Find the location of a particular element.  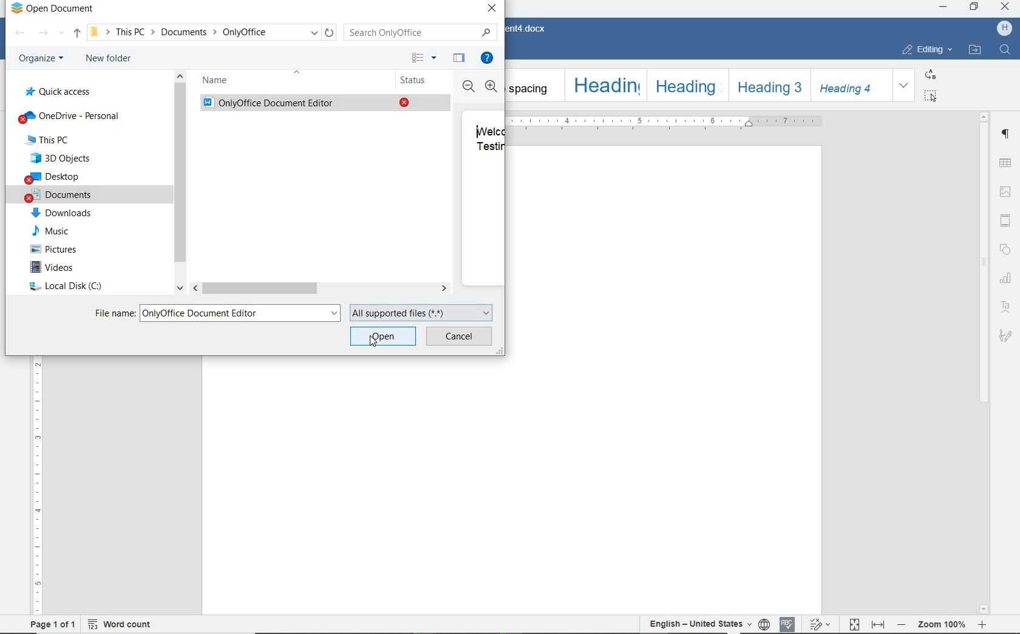

No spacing is located at coordinates (533, 90).